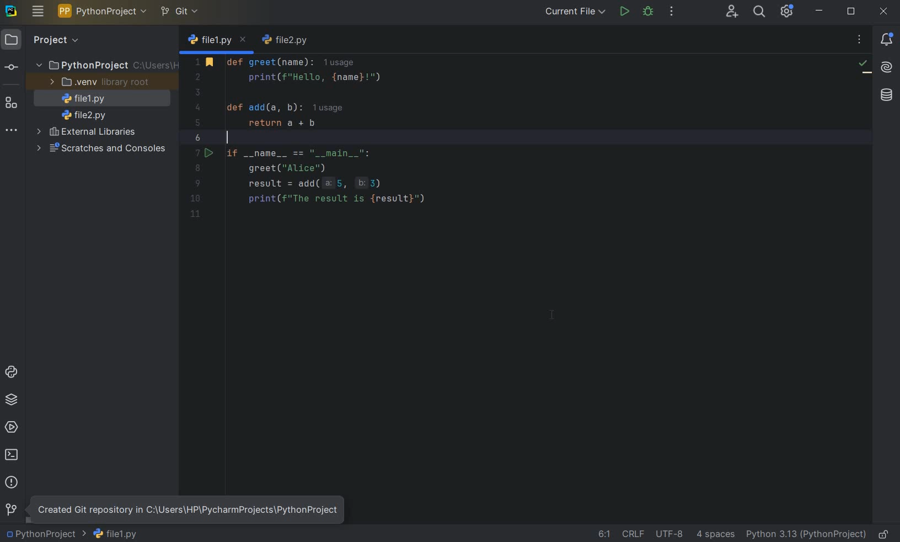 The image size is (900, 542). Describe the element at coordinates (12, 400) in the screenshot. I see `python packages` at that location.